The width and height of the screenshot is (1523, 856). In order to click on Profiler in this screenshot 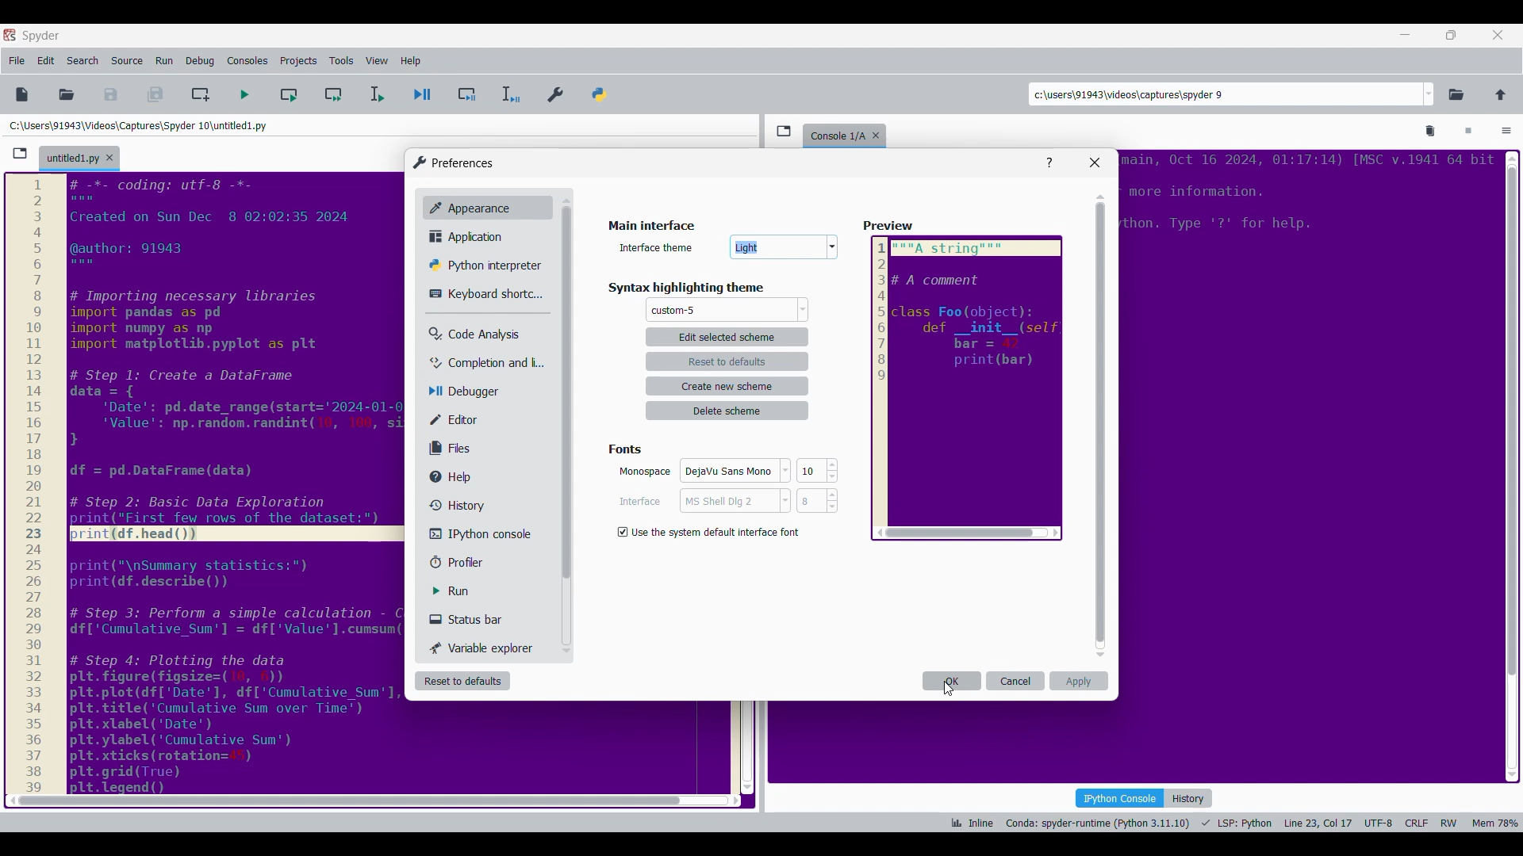, I will do `click(471, 563)`.